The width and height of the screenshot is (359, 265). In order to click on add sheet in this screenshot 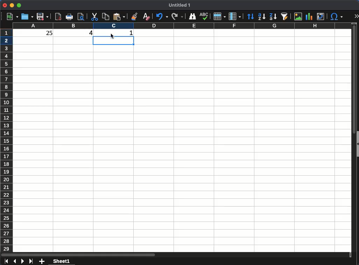, I will do `click(42, 261)`.